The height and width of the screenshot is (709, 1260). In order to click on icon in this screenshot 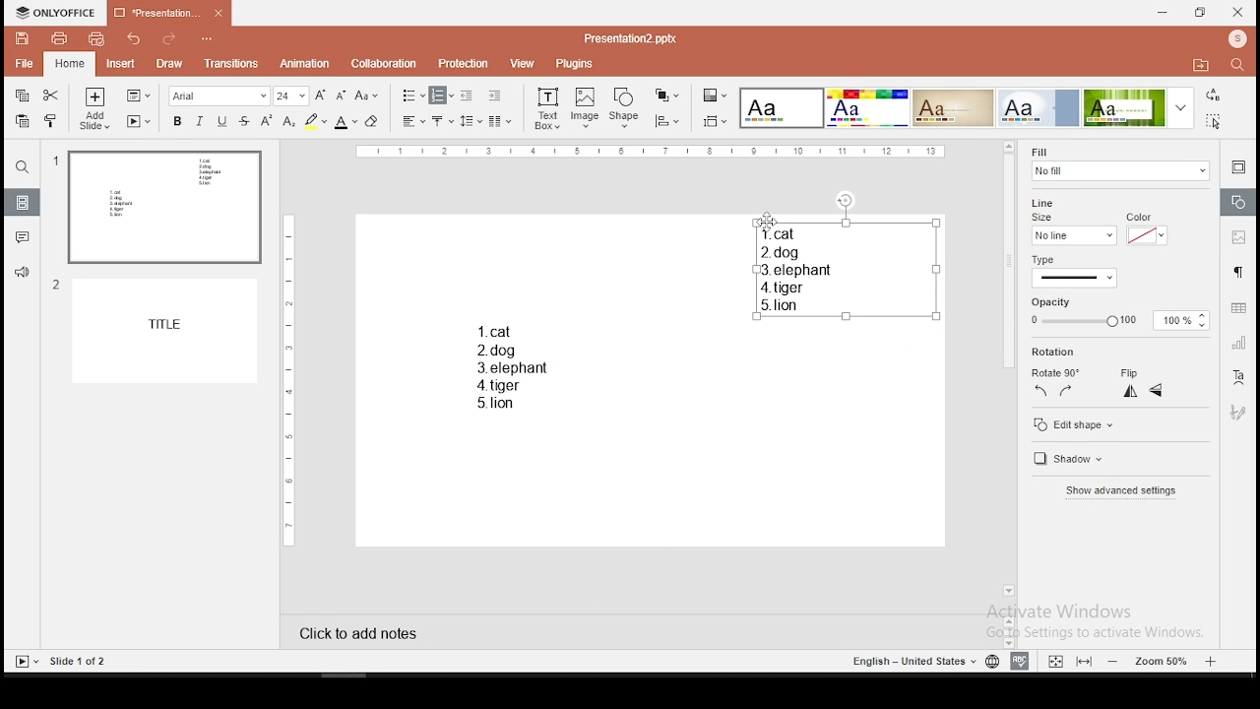, I will do `click(56, 14)`.